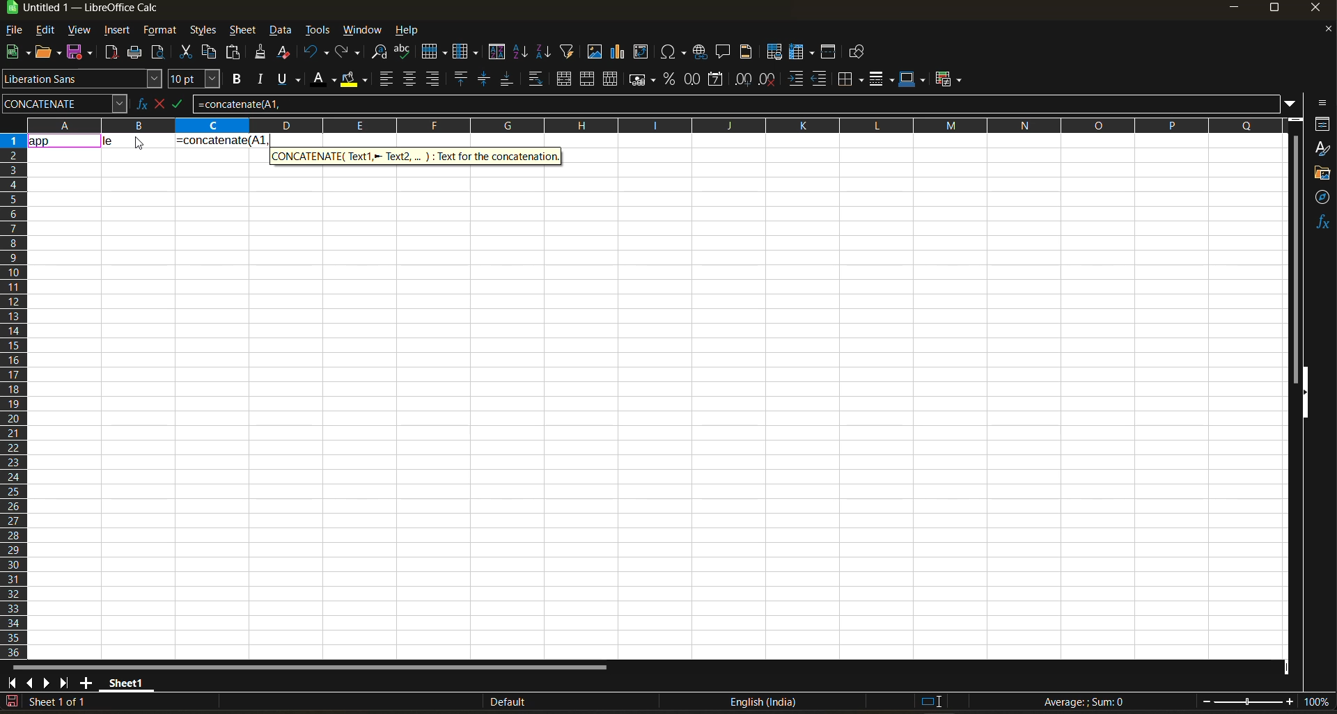  Describe the element at coordinates (388, 79) in the screenshot. I see `align left` at that location.